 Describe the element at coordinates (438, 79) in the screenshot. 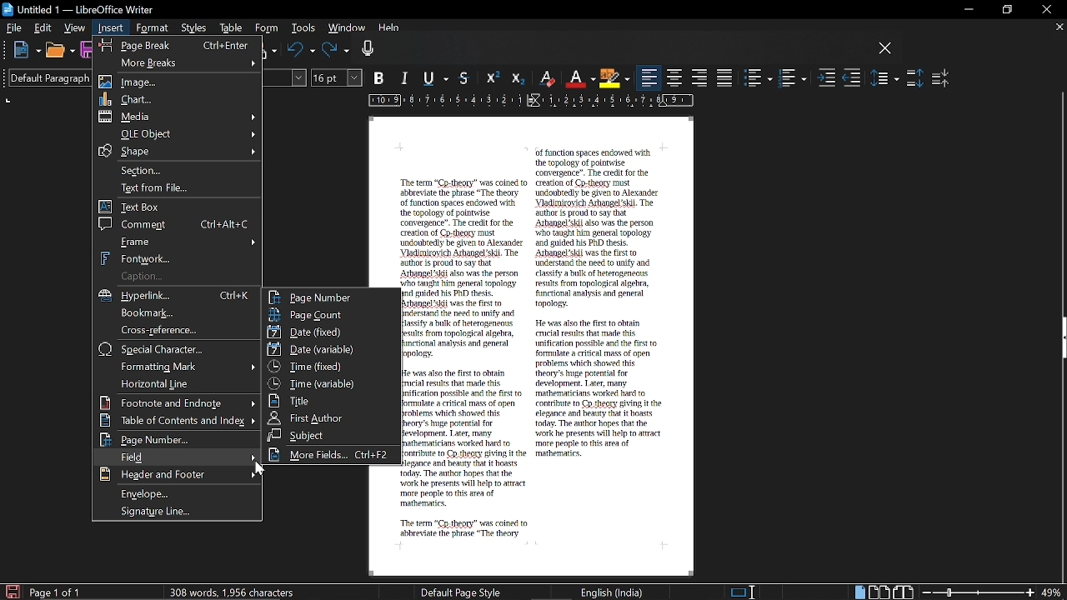

I see `Underline` at that location.